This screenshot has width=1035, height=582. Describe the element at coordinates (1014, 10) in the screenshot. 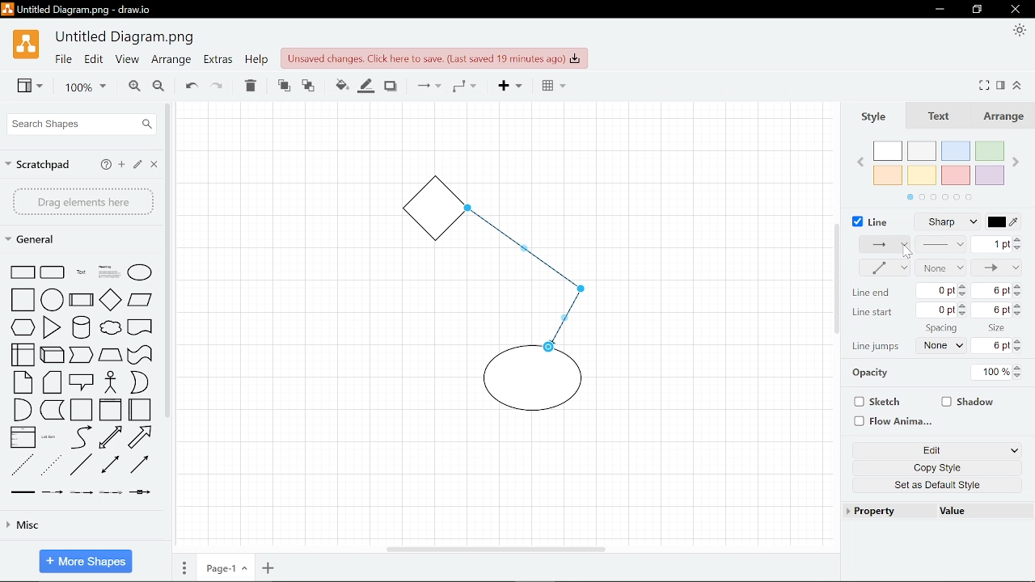

I see `close` at that location.